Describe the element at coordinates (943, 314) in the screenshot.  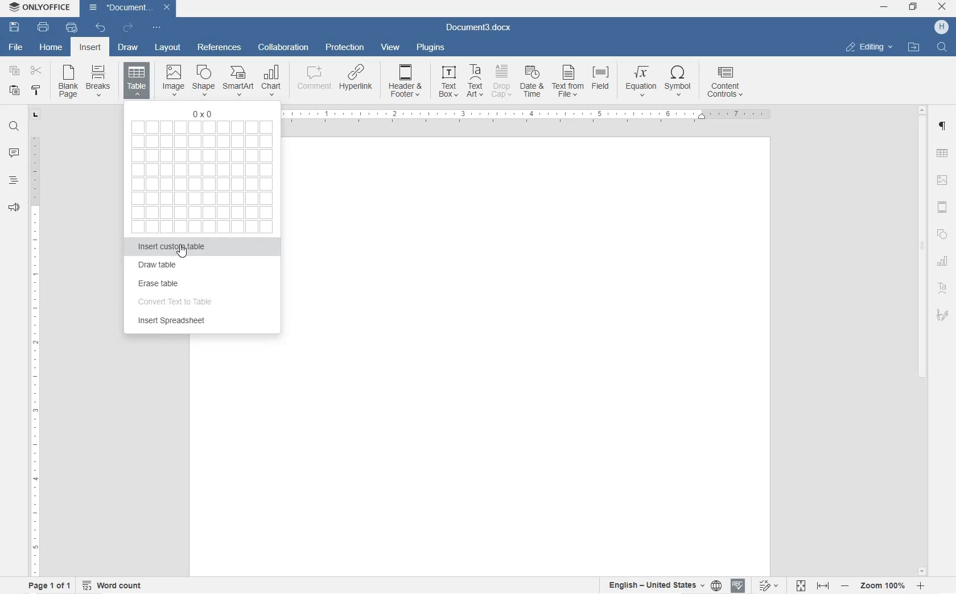
I see `SIGNATURE` at that location.